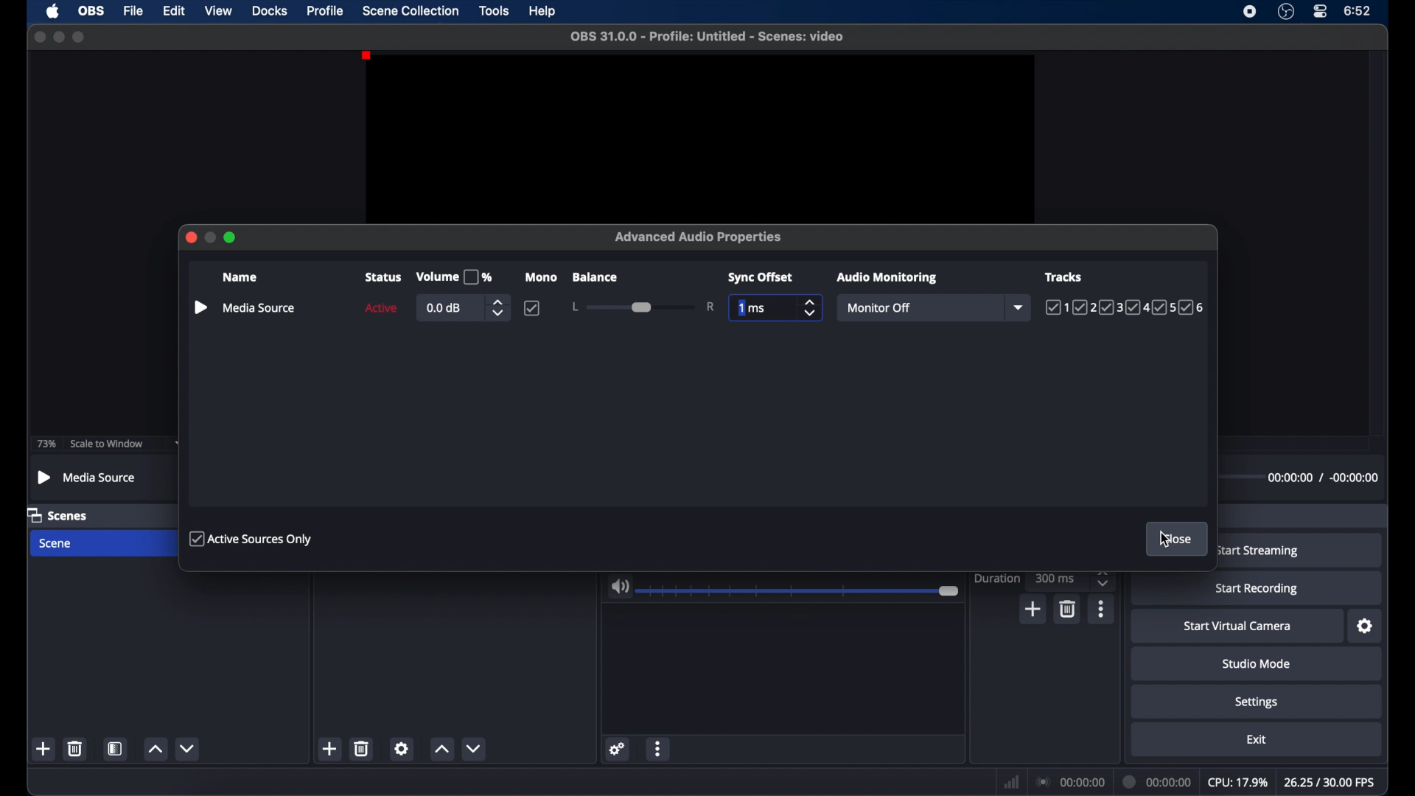 The width and height of the screenshot is (1415, 796). What do you see at coordinates (800, 591) in the screenshot?
I see `slider` at bounding box center [800, 591].